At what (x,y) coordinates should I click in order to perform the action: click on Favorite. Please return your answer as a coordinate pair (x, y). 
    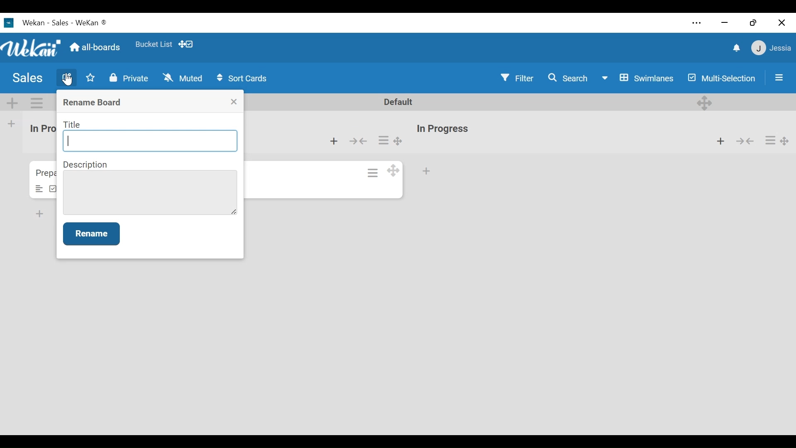
    Looking at the image, I should click on (154, 45).